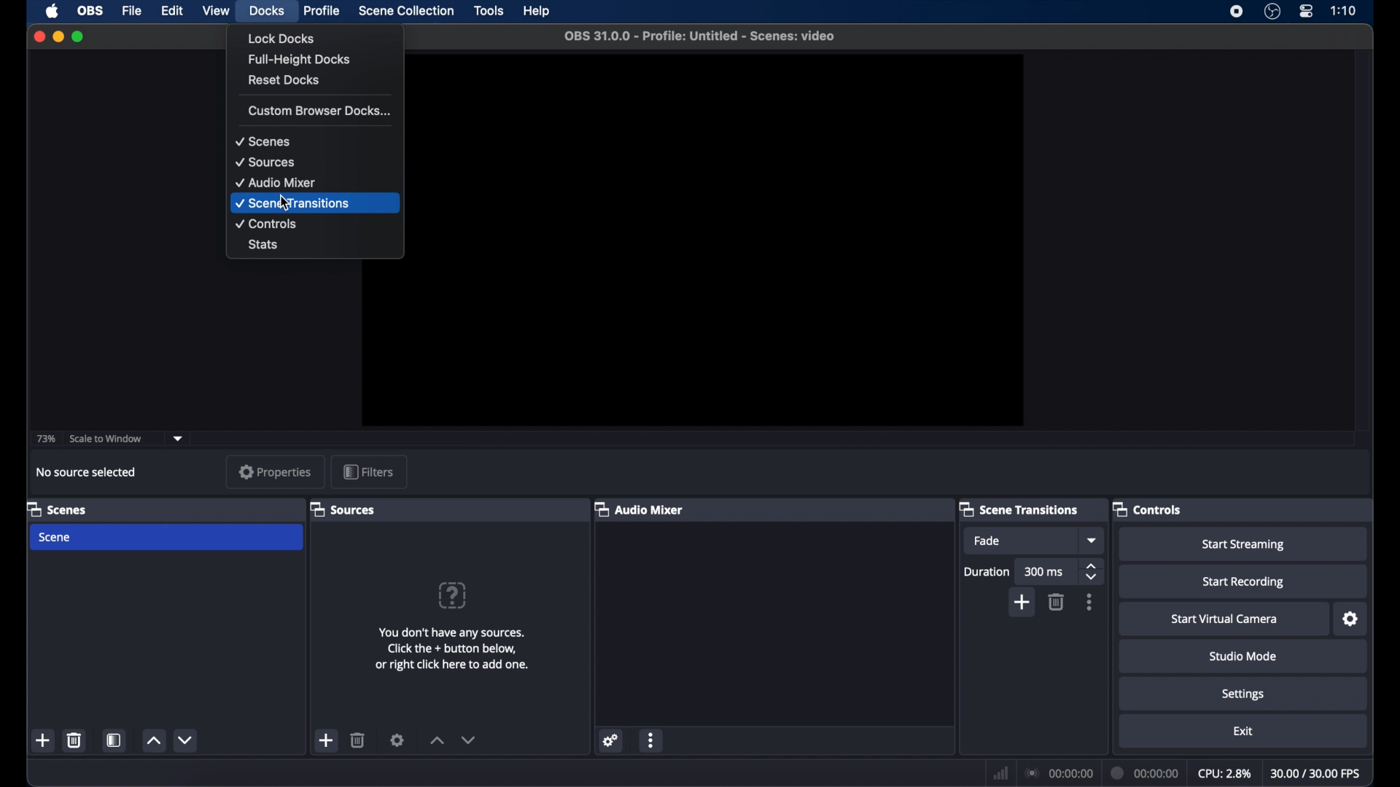 The height and width of the screenshot is (787, 1400). Describe the element at coordinates (266, 9) in the screenshot. I see `docks` at that location.